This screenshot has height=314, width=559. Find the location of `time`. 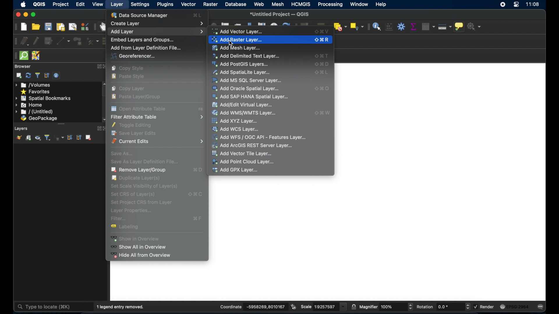

time is located at coordinates (533, 5).